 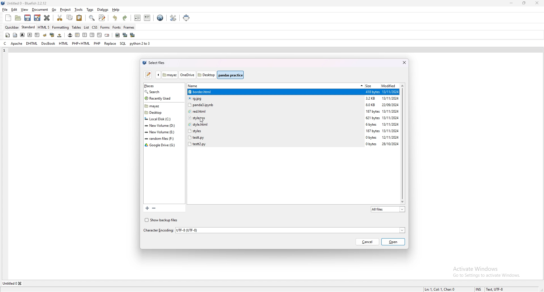 I want to click on bold, so click(x=22, y=35).